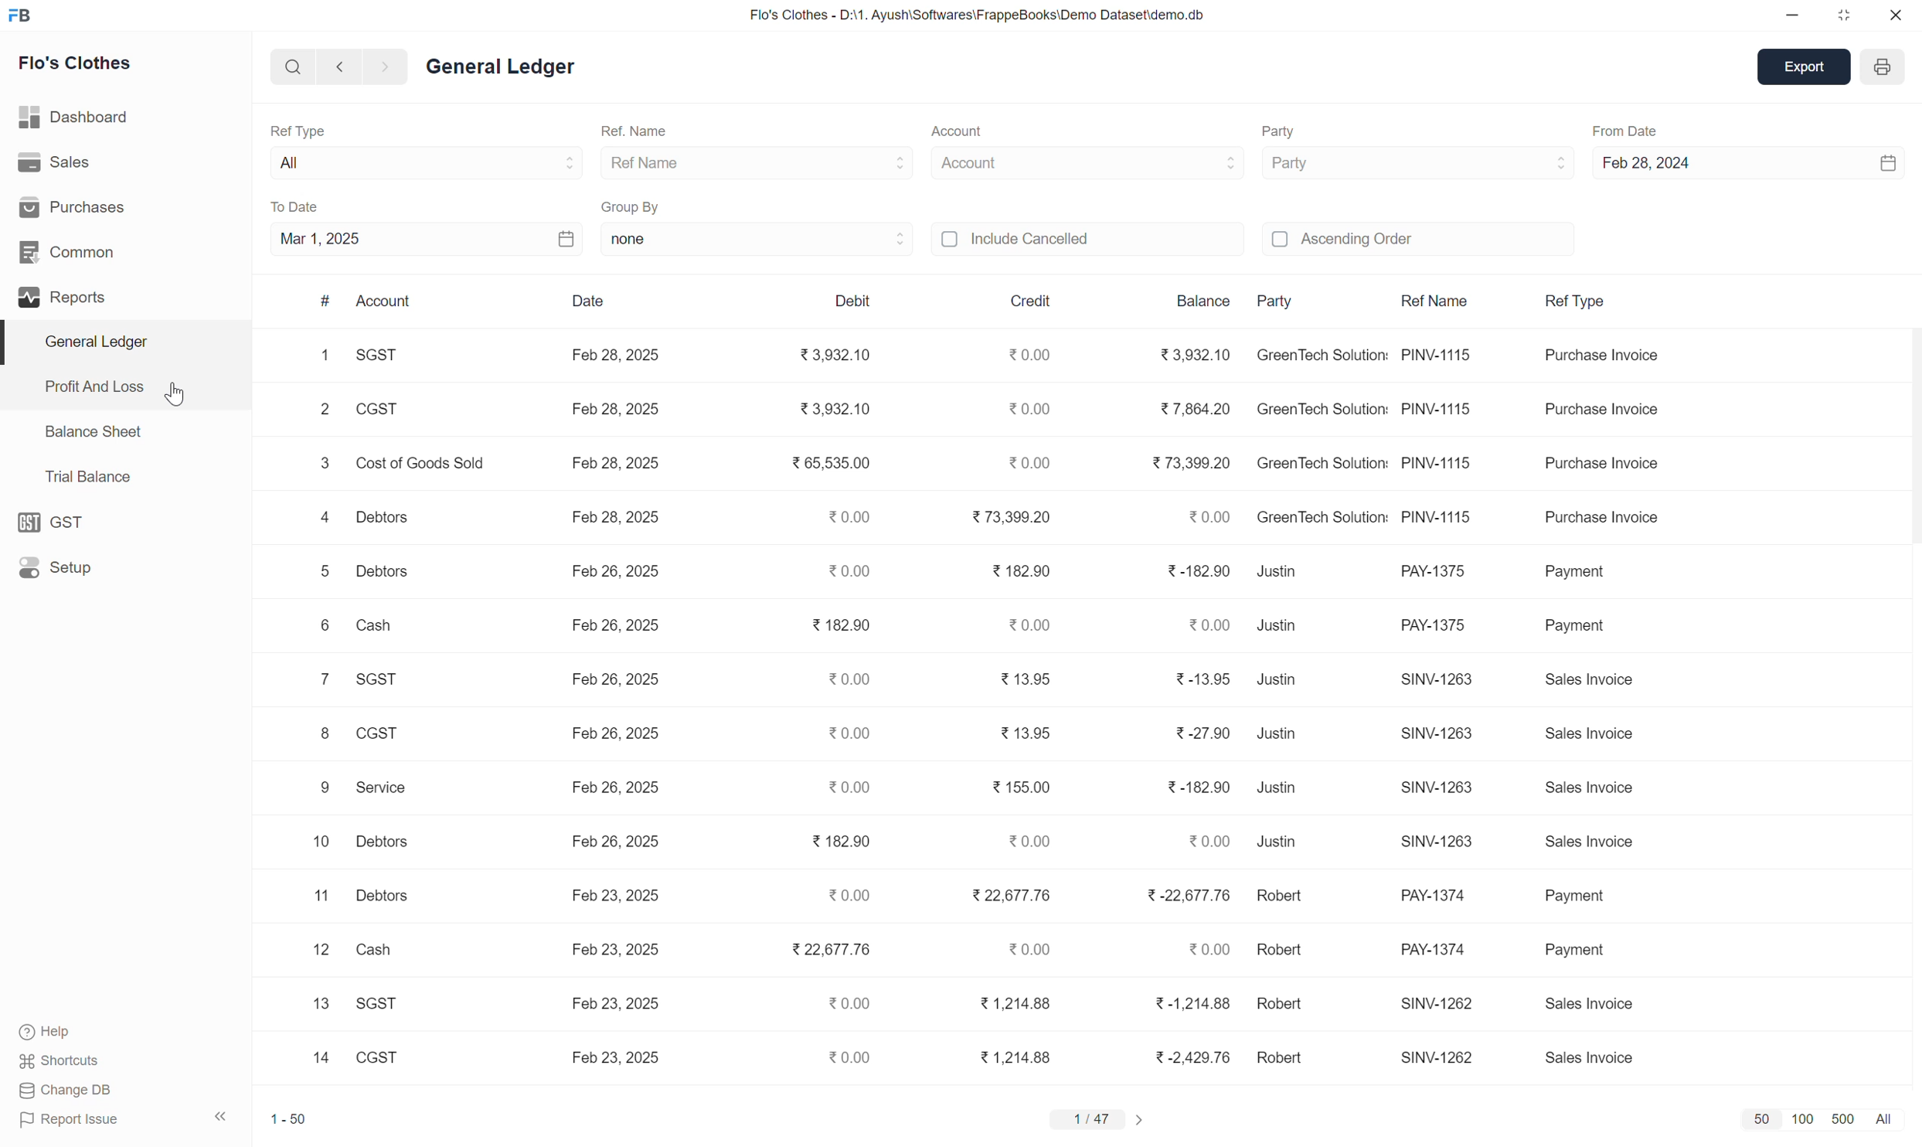 Image resolution: width=1922 pixels, height=1147 pixels. Describe the element at coordinates (979, 166) in the screenshot. I see `Account` at that location.